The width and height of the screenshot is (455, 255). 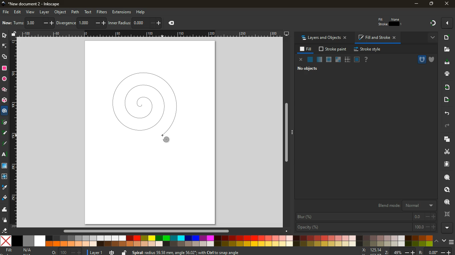 I want to click on , so click(x=5, y=123).